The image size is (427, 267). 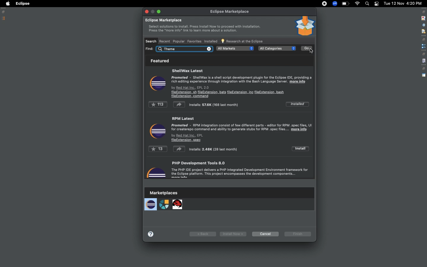 What do you see at coordinates (423, 18) in the screenshot?
I see `stop` at bounding box center [423, 18].